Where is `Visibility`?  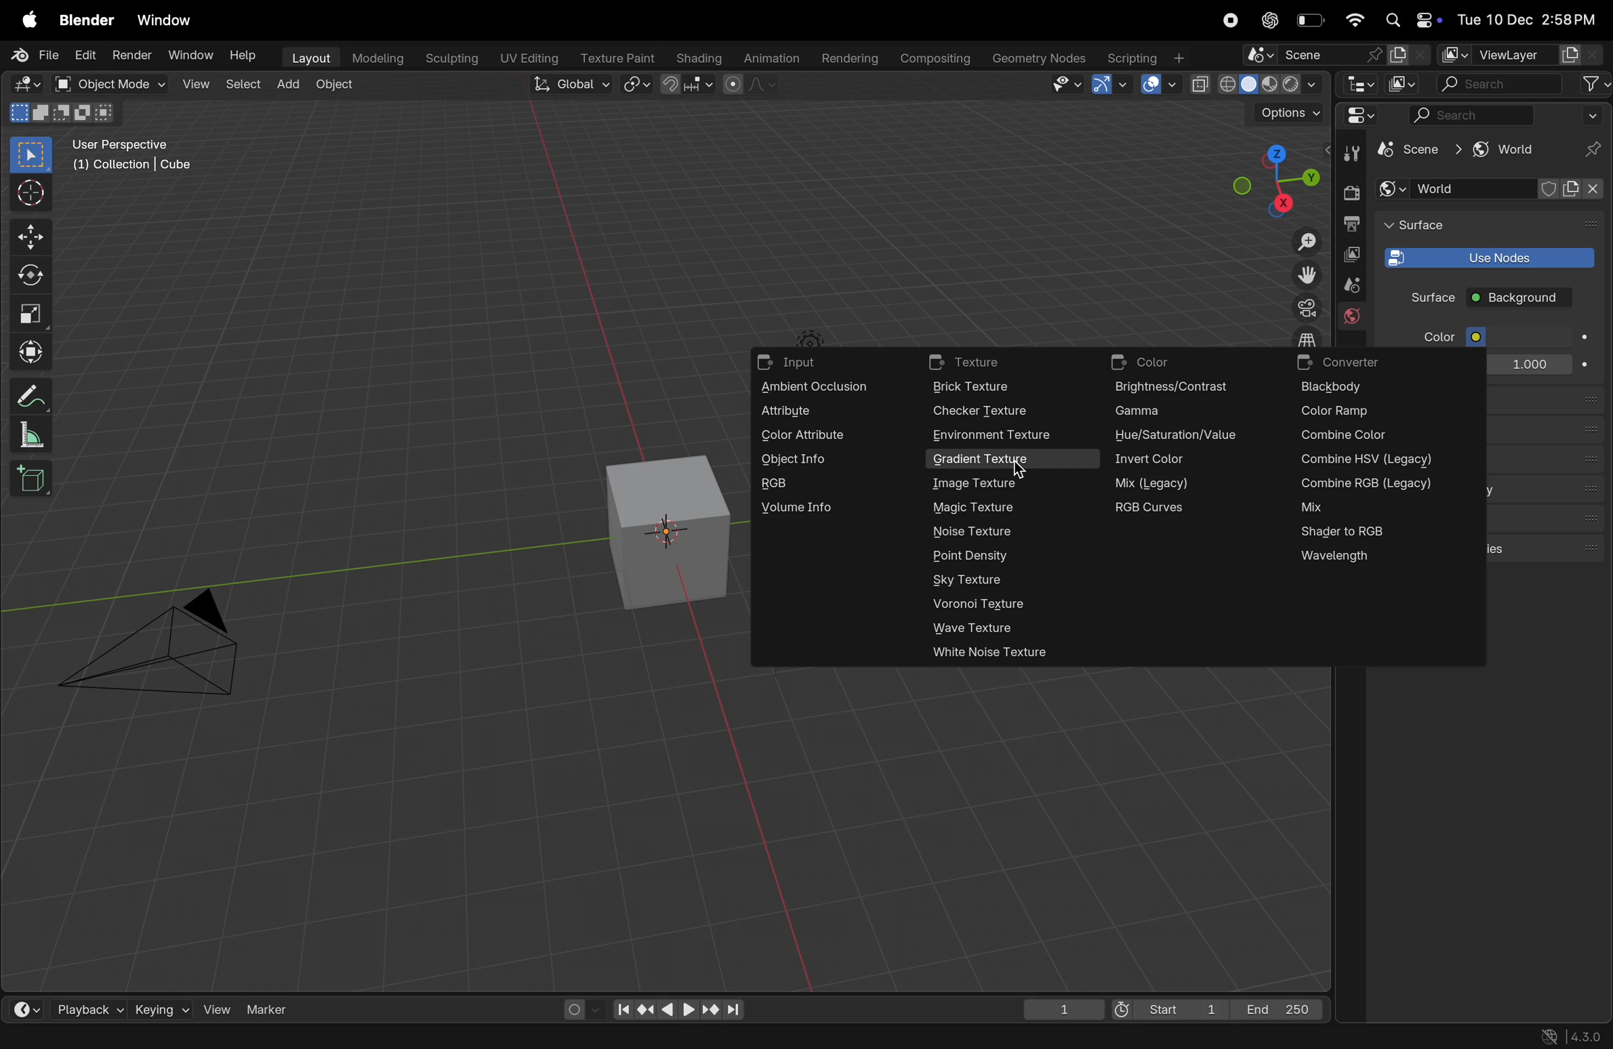
Visibility is located at coordinates (1068, 85).